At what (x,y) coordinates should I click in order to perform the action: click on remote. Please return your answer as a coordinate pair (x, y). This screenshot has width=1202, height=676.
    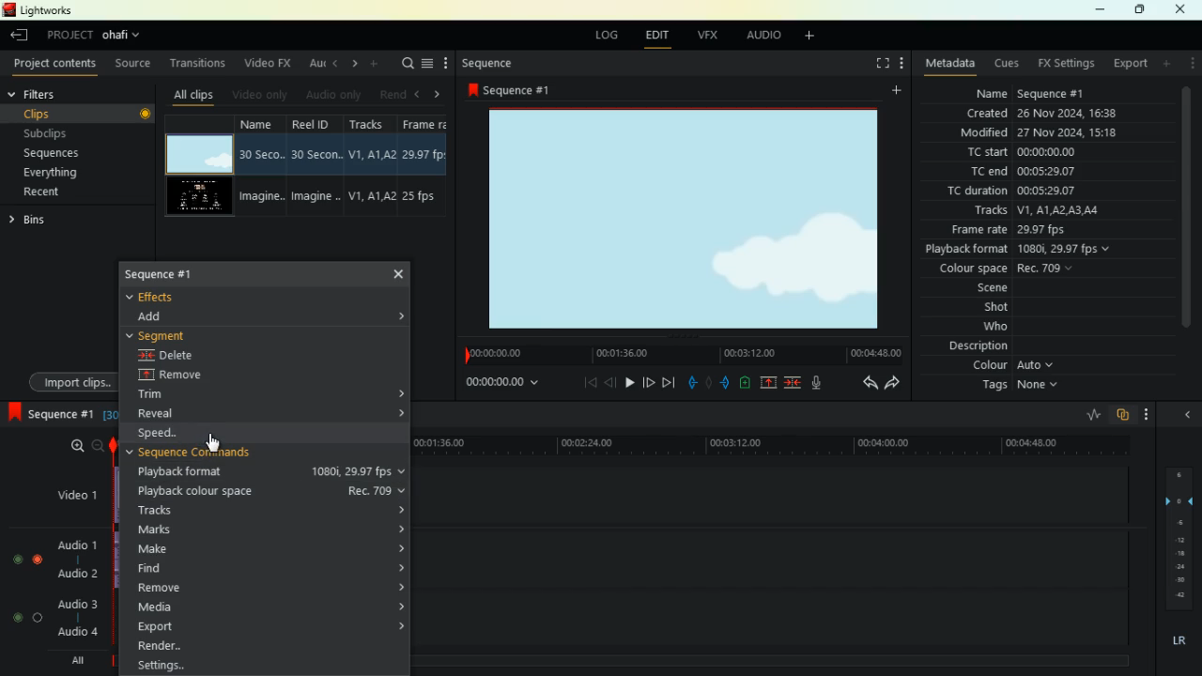
    Looking at the image, I should click on (177, 375).